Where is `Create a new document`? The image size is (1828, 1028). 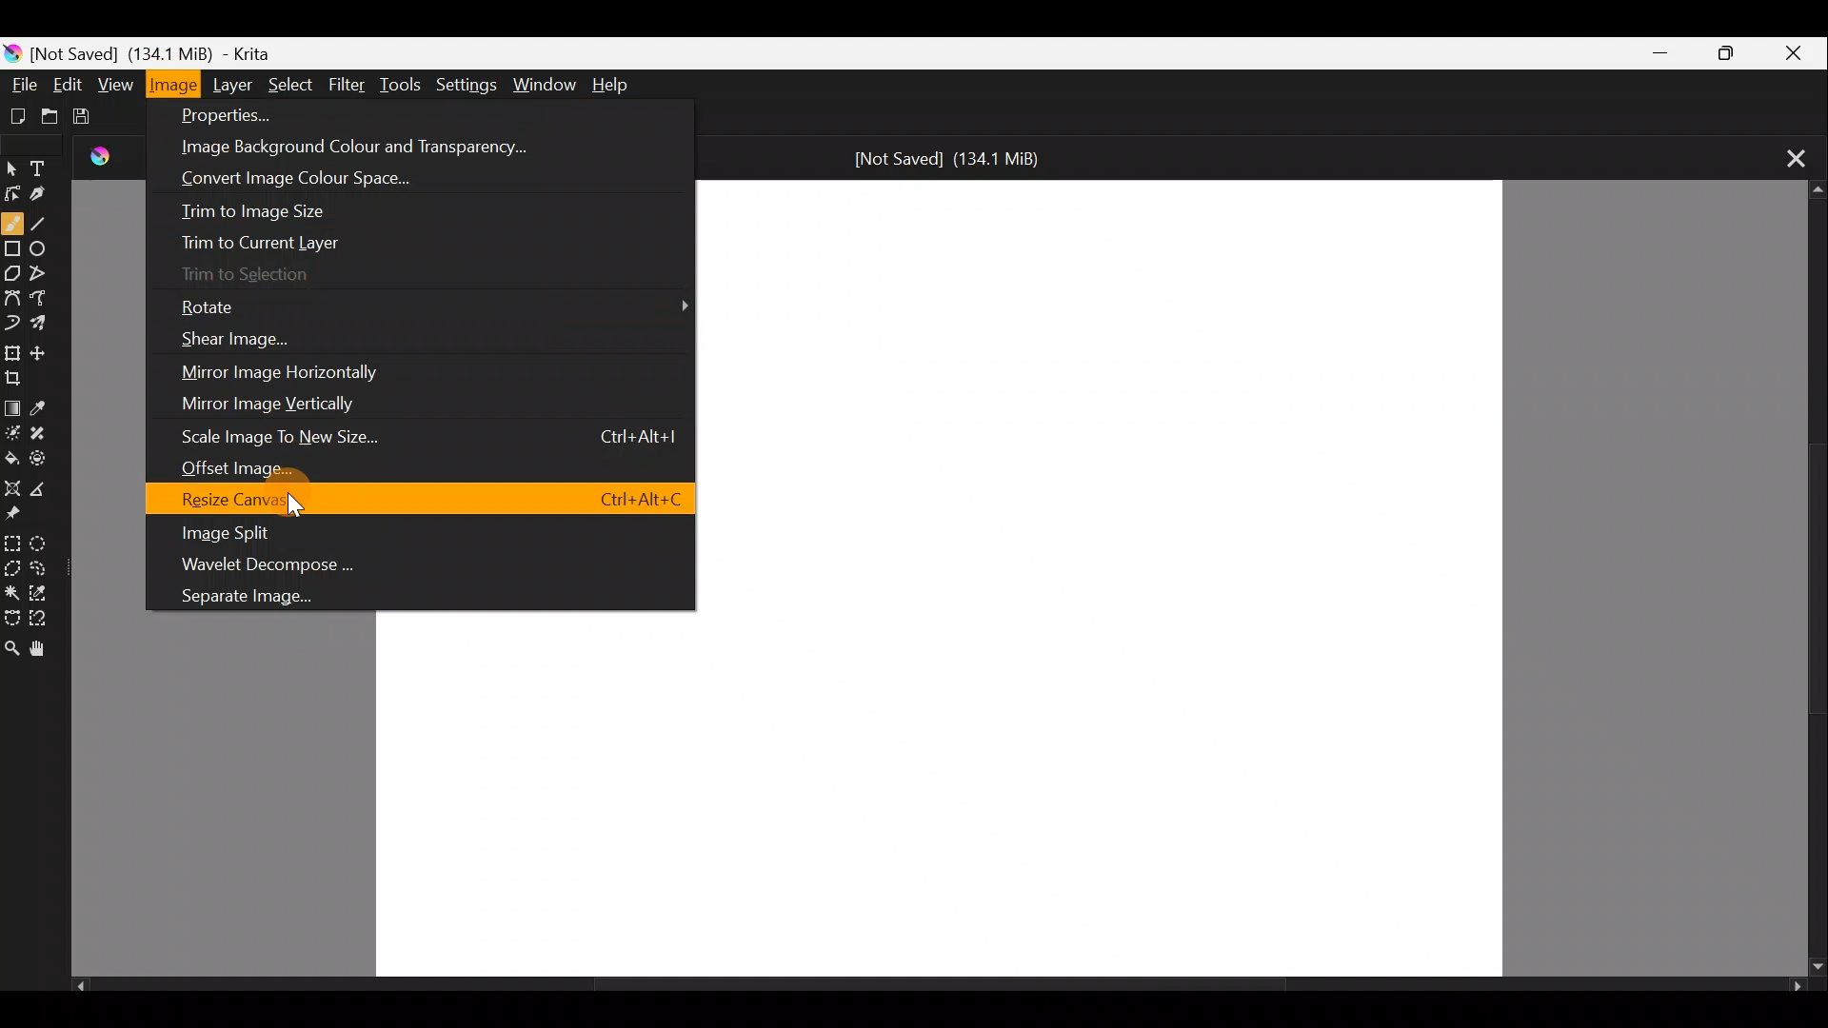
Create a new document is located at coordinates (19, 115).